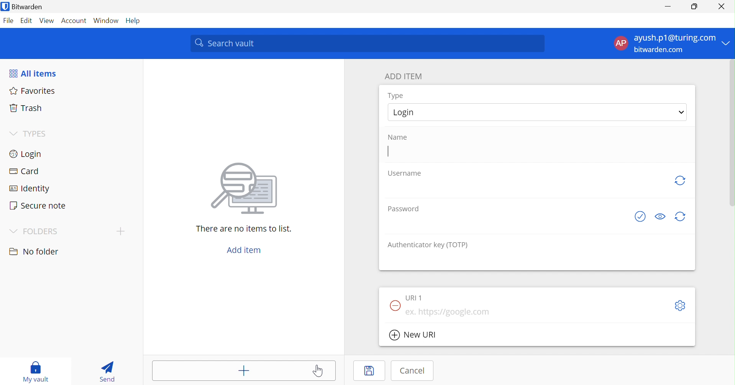  I want to click on Cancel, so click(413, 371).